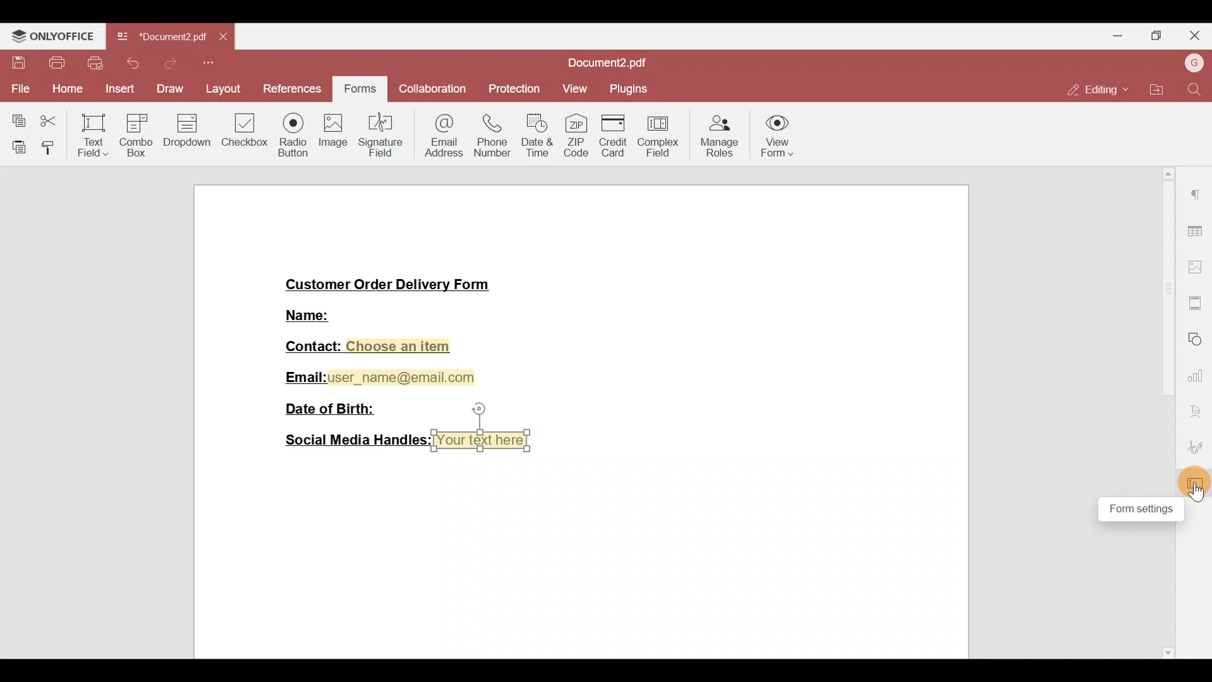  Describe the element at coordinates (20, 88) in the screenshot. I see `File` at that location.